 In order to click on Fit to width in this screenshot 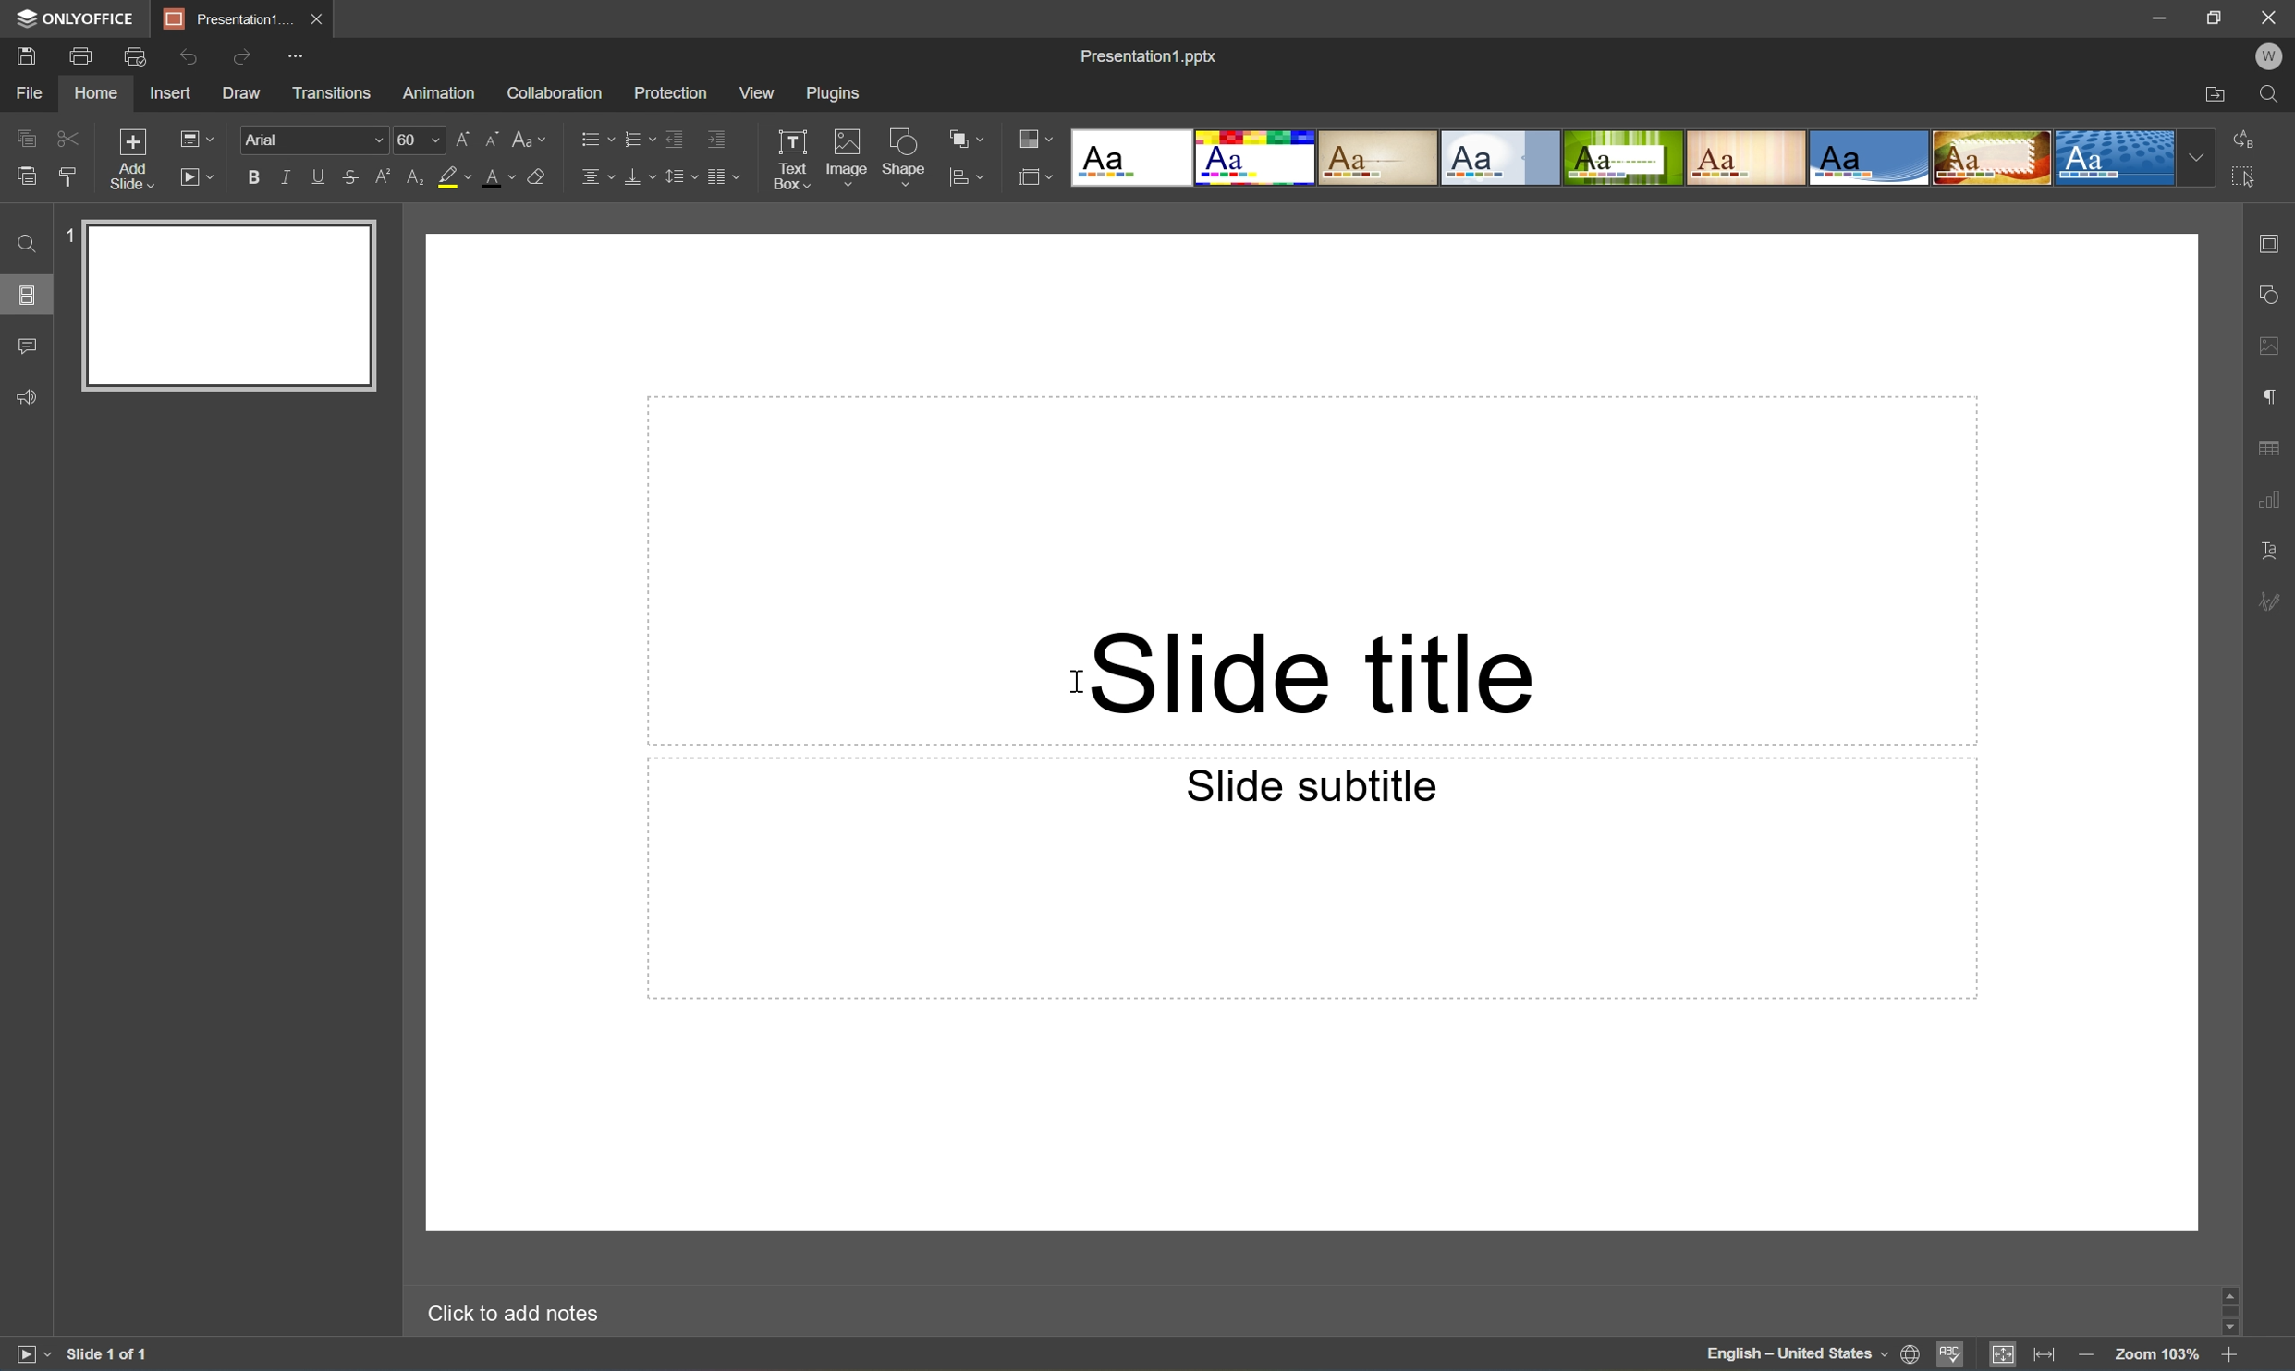, I will do `click(2047, 1353)`.